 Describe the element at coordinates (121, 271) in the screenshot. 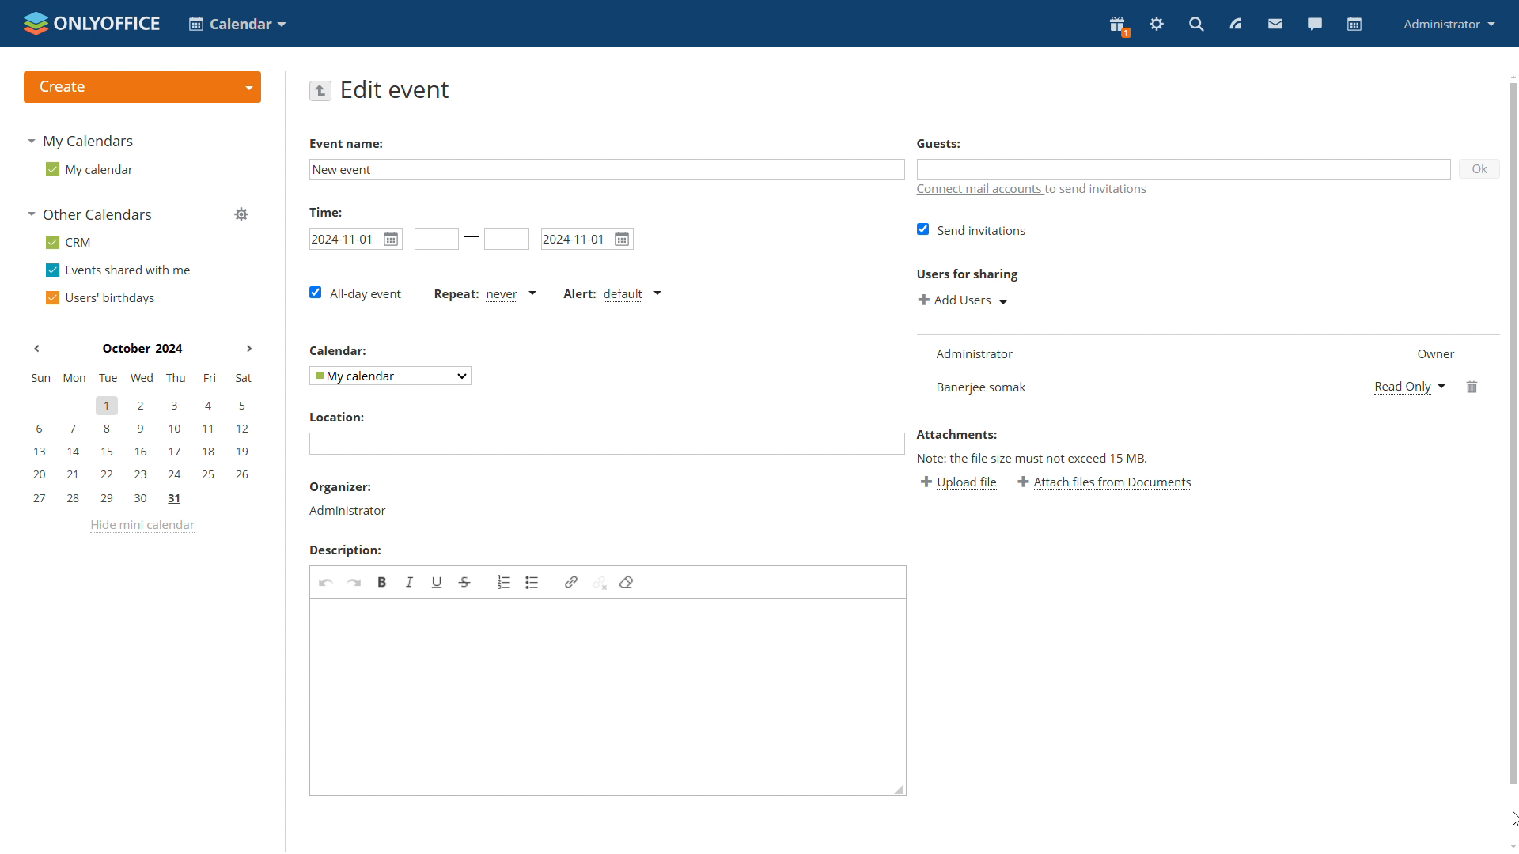

I see `events shared with me` at that location.